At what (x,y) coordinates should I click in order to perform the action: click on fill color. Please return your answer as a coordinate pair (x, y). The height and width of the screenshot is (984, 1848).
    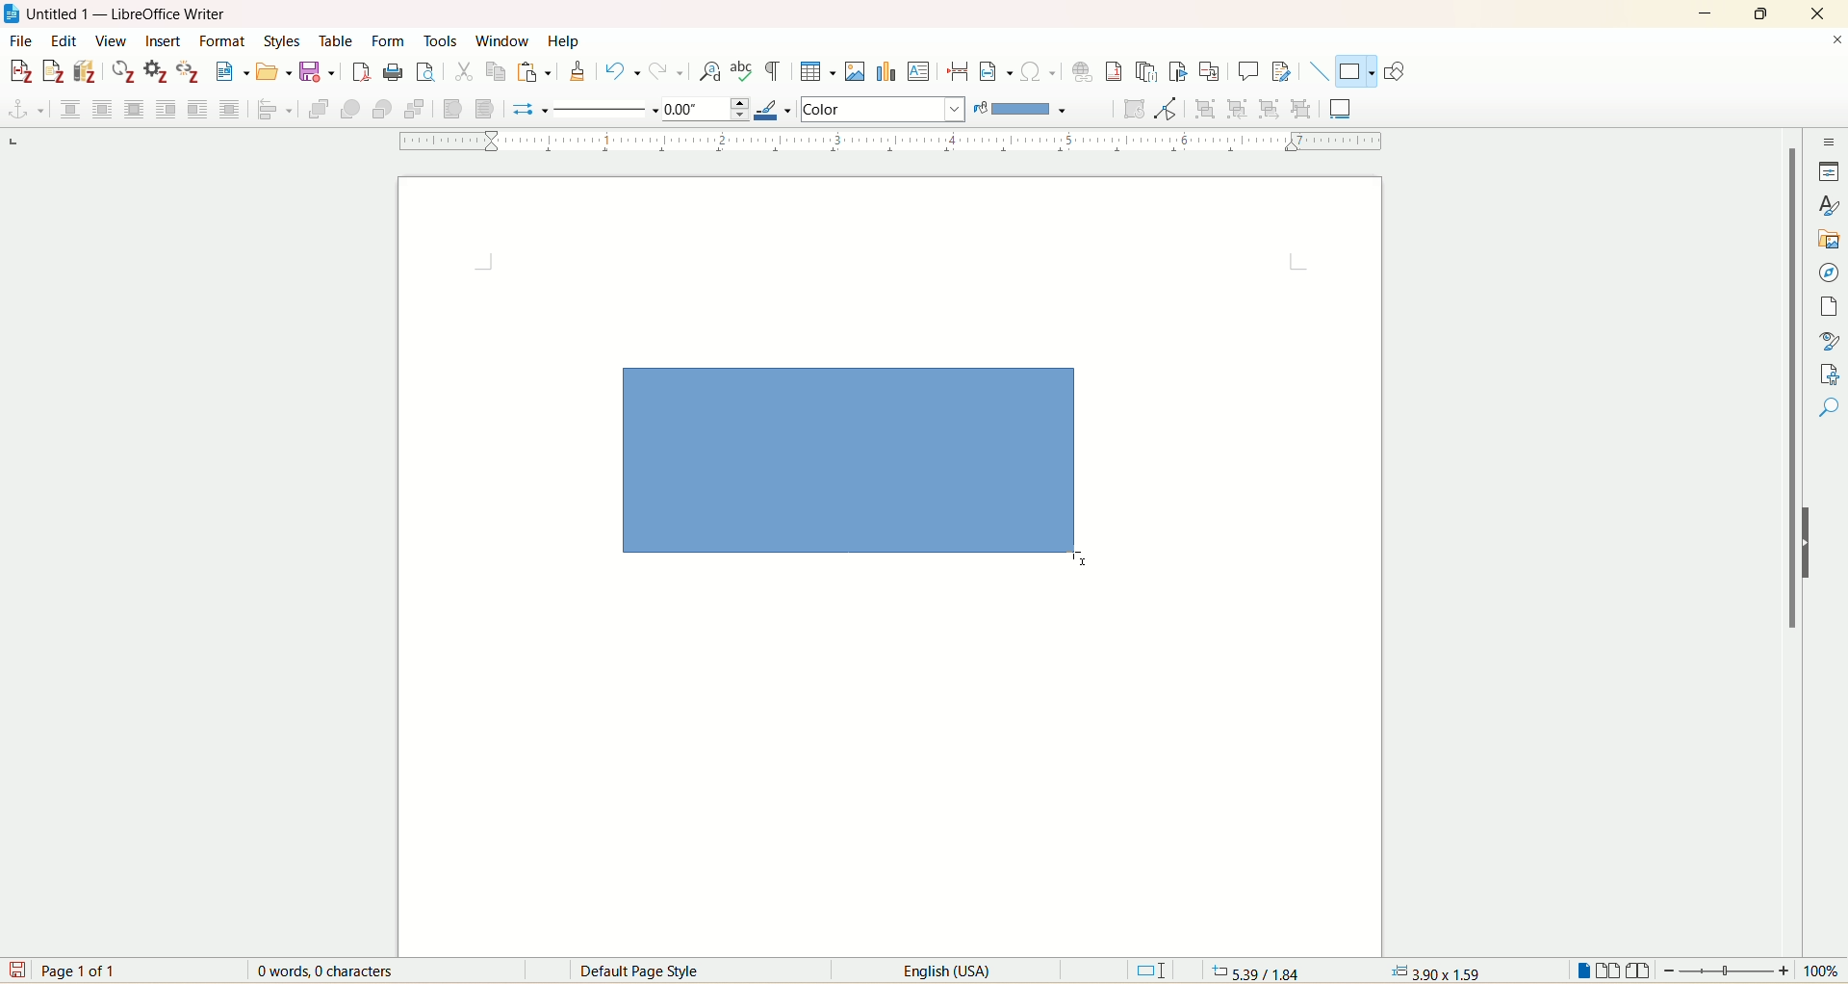
    Looking at the image, I should click on (1026, 109).